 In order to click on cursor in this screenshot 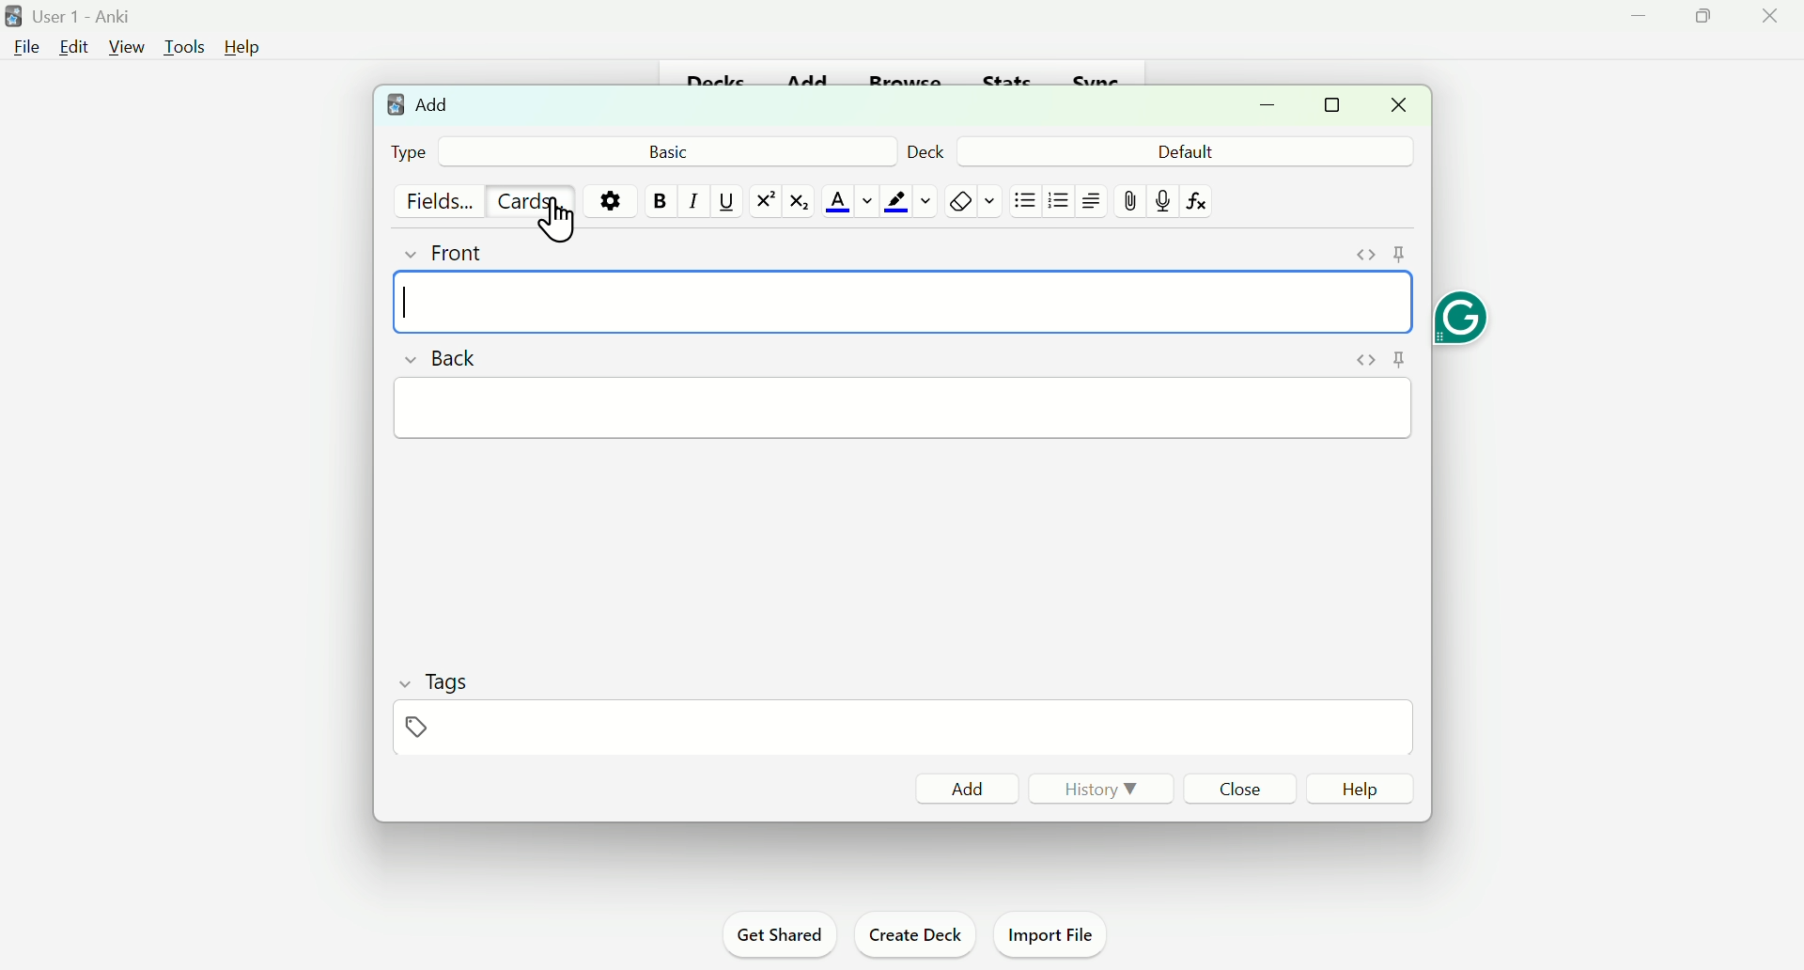, I will do `click(557, 222)`.